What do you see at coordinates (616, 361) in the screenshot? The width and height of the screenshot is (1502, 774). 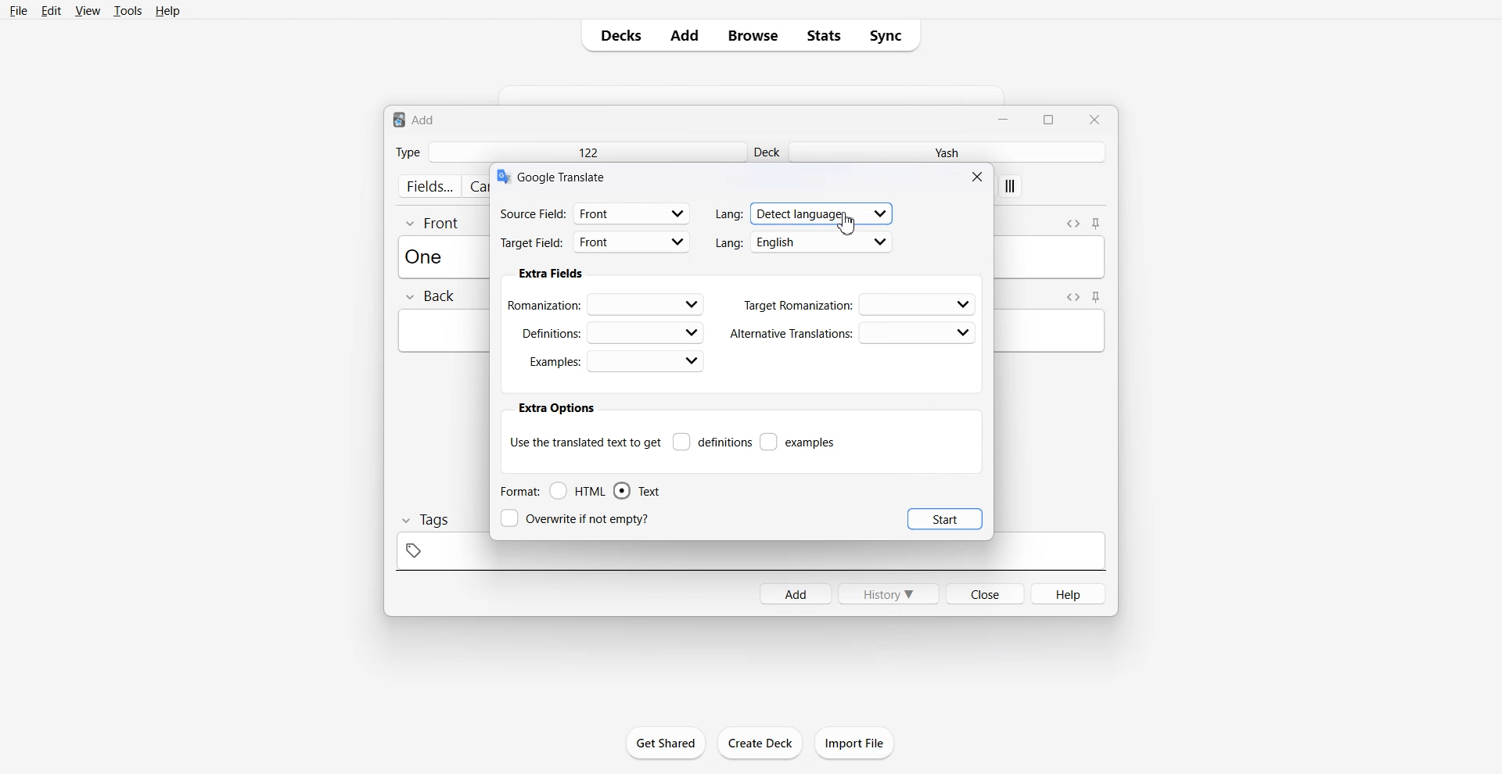 I see `Examples` at bounding box center [616, 361].